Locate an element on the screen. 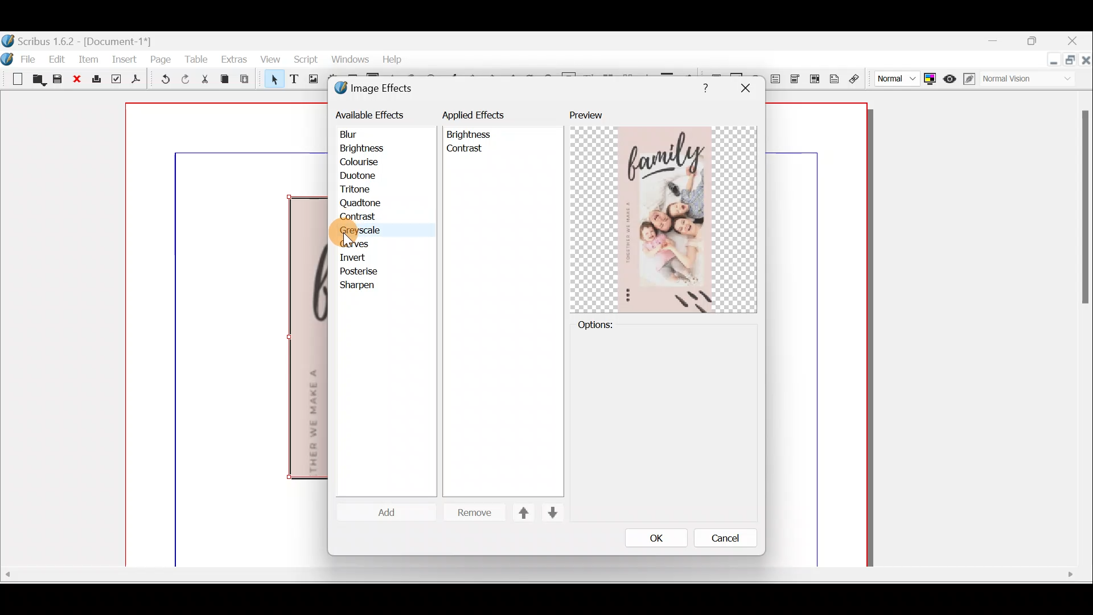  Text frame is located at coordinates (295, 80).